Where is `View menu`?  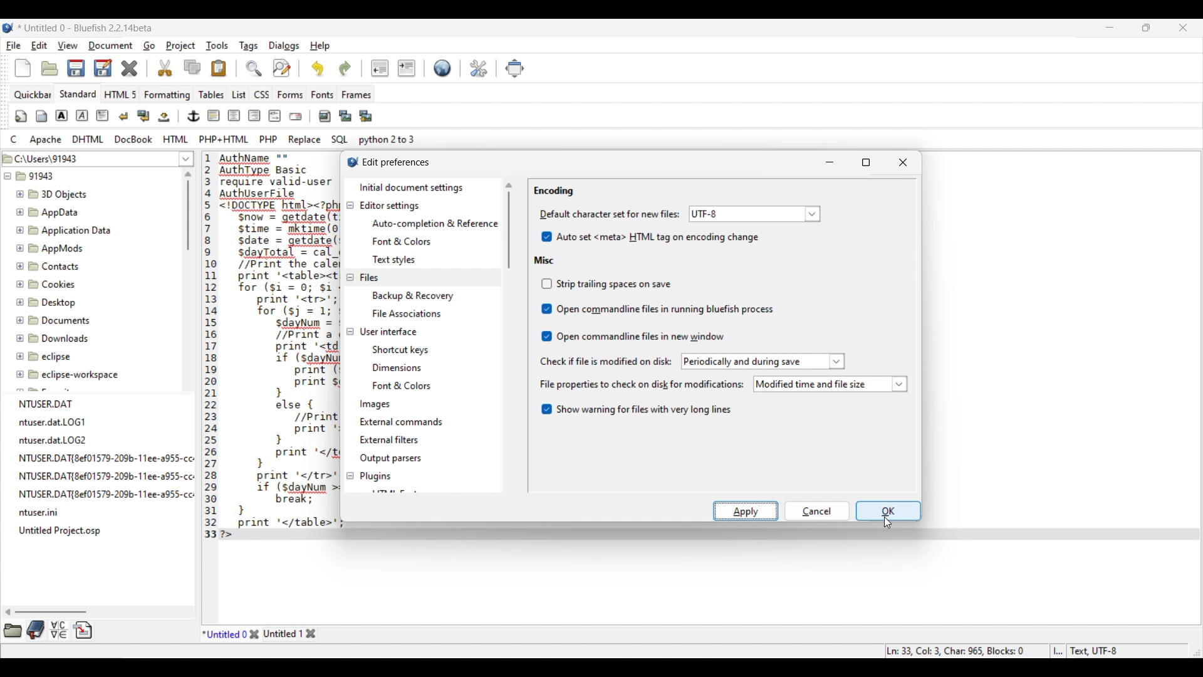
View menu is located at coordinates (68, 46).